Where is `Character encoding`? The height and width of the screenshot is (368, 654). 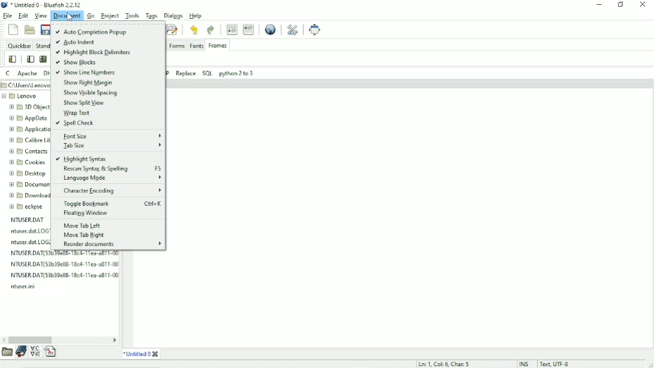
Character encoding is located at coordinates (111, 191).